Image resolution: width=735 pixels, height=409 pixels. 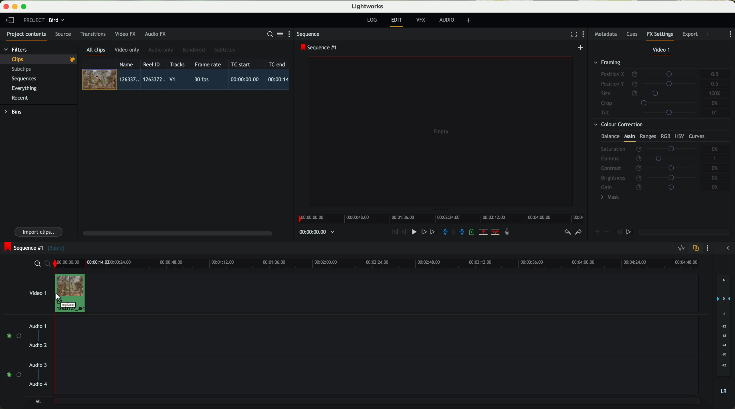 What do you see at coordinates (38, 401) in the screenshot?
I see `all` at bounding box center [38, 401].